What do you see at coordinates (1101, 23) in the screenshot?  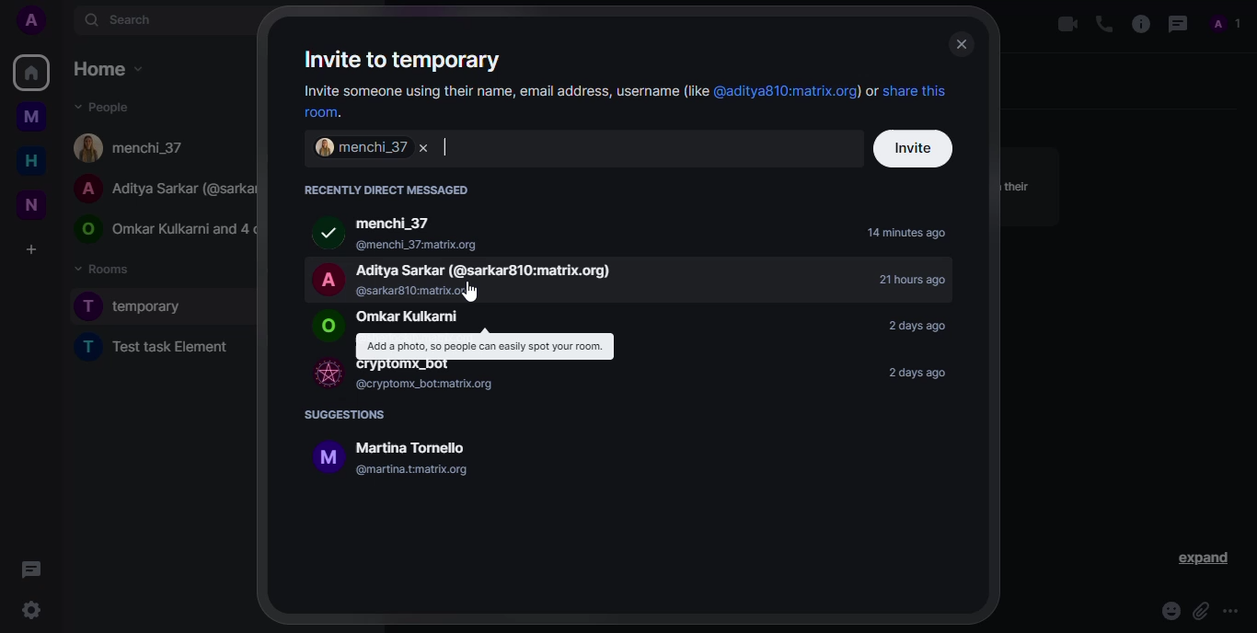 I see `voice call` at bounding box center [1101, 23].